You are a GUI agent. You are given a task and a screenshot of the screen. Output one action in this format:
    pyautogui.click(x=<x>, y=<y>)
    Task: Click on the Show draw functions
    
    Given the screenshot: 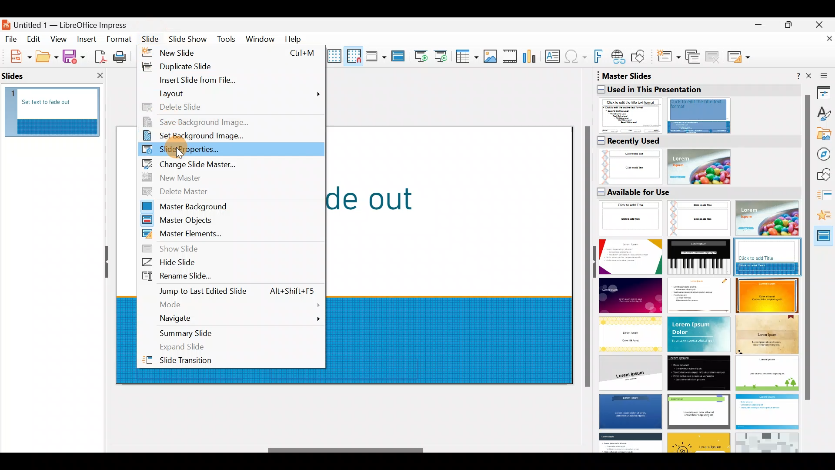 What is the action you would take?
    pyautogui.click(x=640, y=57)
    